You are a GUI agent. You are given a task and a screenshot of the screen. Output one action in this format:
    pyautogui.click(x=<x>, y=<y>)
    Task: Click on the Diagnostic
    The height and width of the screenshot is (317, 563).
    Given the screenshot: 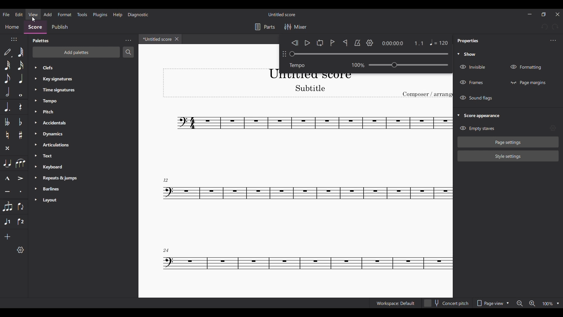 What is the action you would take?
    pyautogui.click(x=138, y=15)
    